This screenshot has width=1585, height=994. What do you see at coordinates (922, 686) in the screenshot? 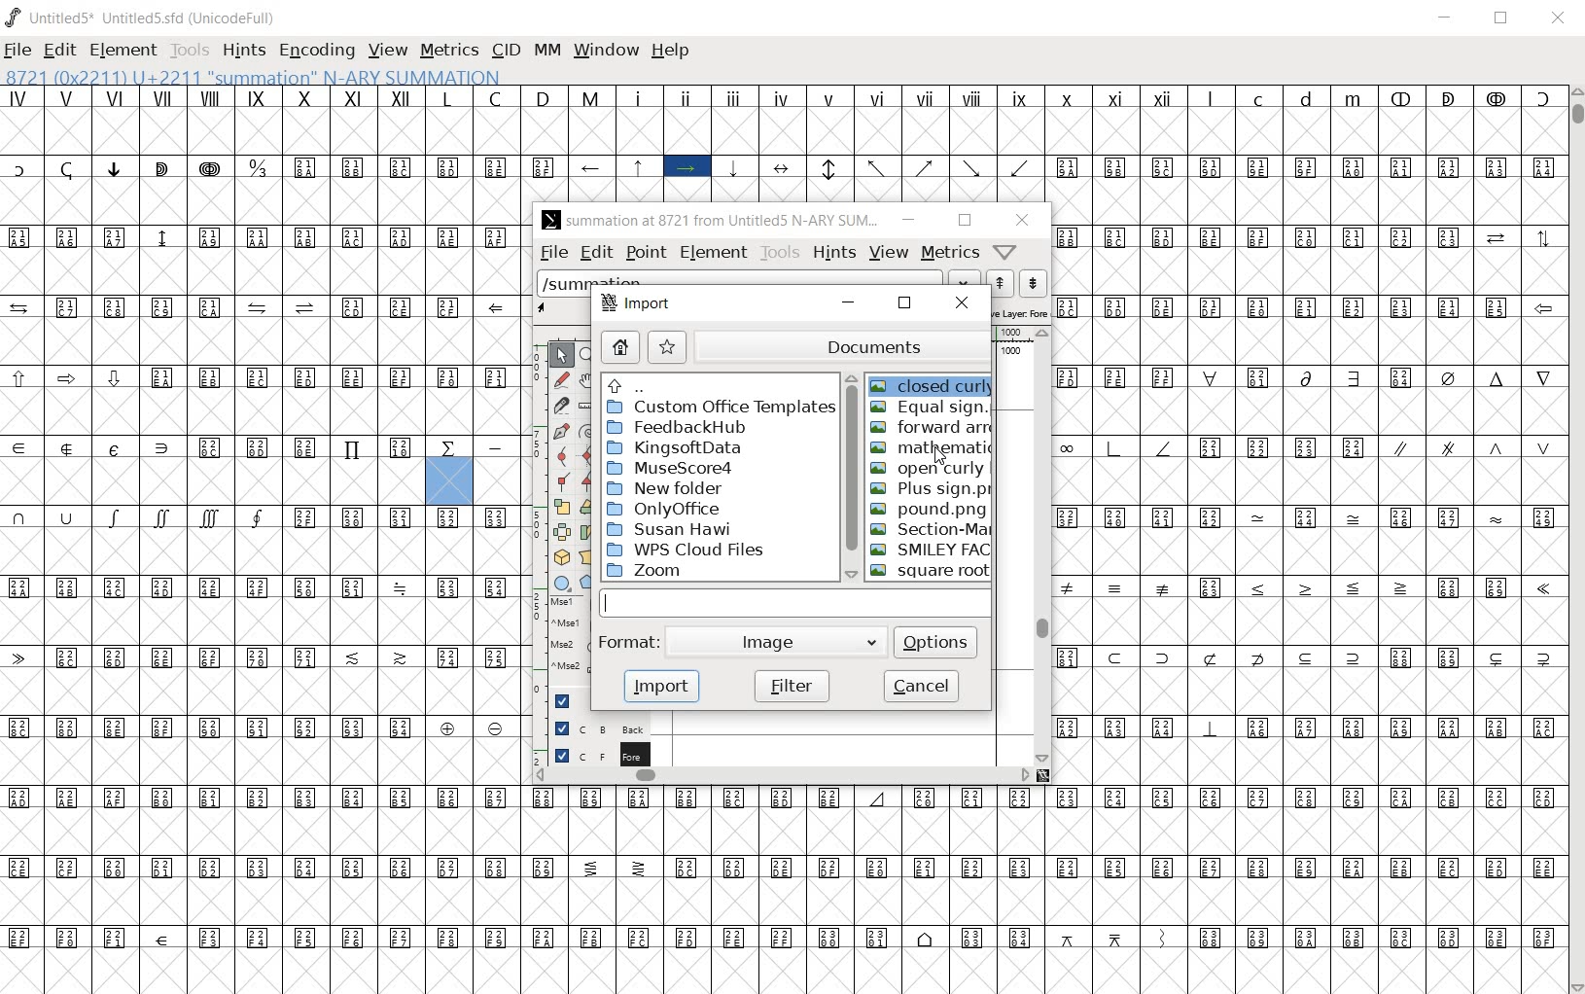
I see `cancel` at bounding box center [922, 686].